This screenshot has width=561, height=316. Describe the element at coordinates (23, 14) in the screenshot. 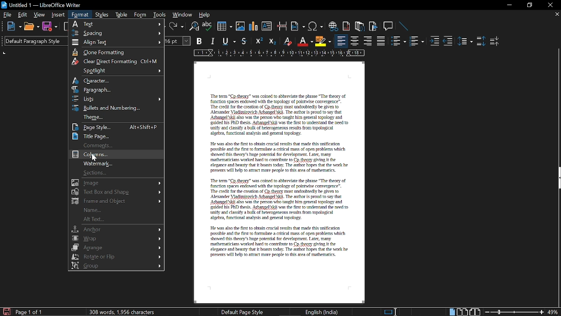

I see `Edit` at that location.